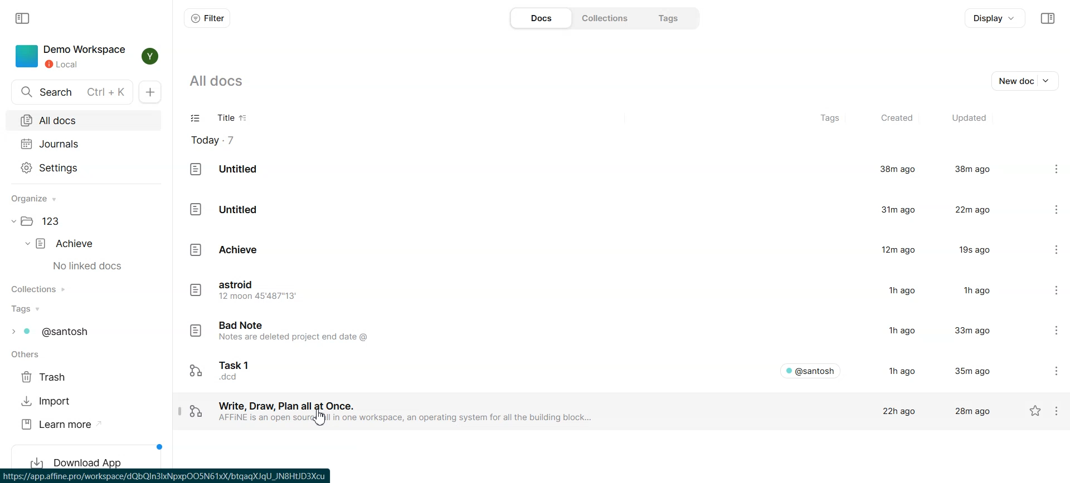 This screenshot has height=483, width=1070. Describe the element at coordinates (147, 56) in the screenshot. I see `Profile` at that location.